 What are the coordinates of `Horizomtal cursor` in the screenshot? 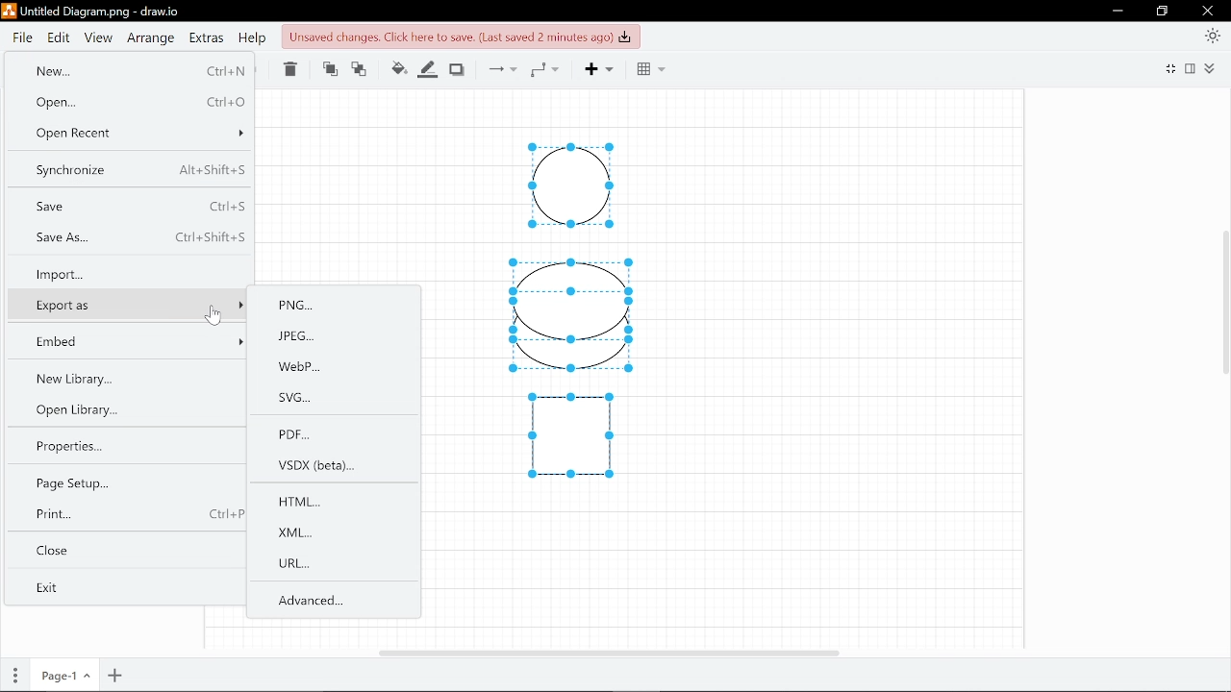 It's located at (608, 652).